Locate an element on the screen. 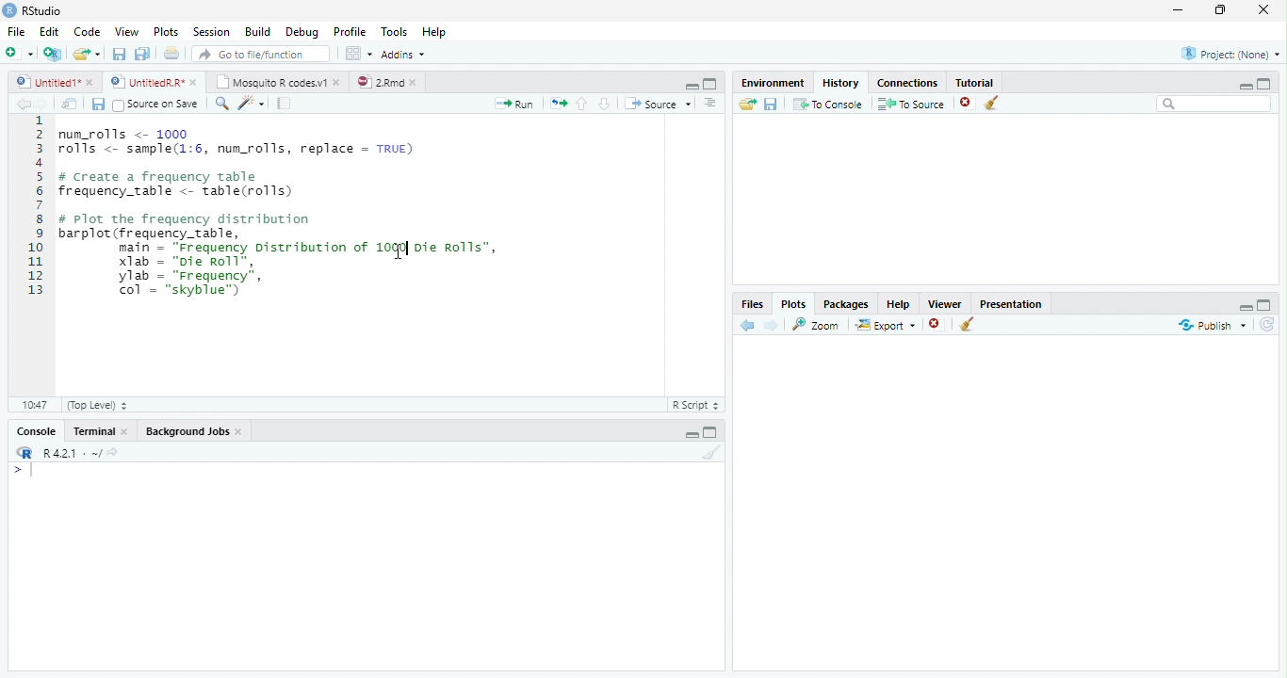  Project: (None) is located at coordinates (1230, 52).